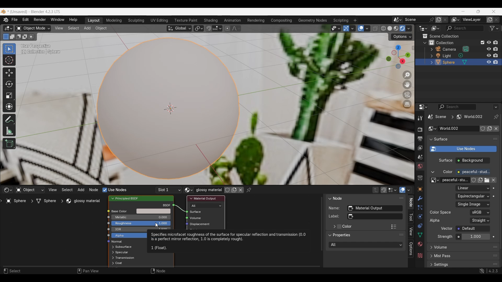  Describe the element at coordinates (443, 256) in the screenshot. I see `mist pass` at that location.